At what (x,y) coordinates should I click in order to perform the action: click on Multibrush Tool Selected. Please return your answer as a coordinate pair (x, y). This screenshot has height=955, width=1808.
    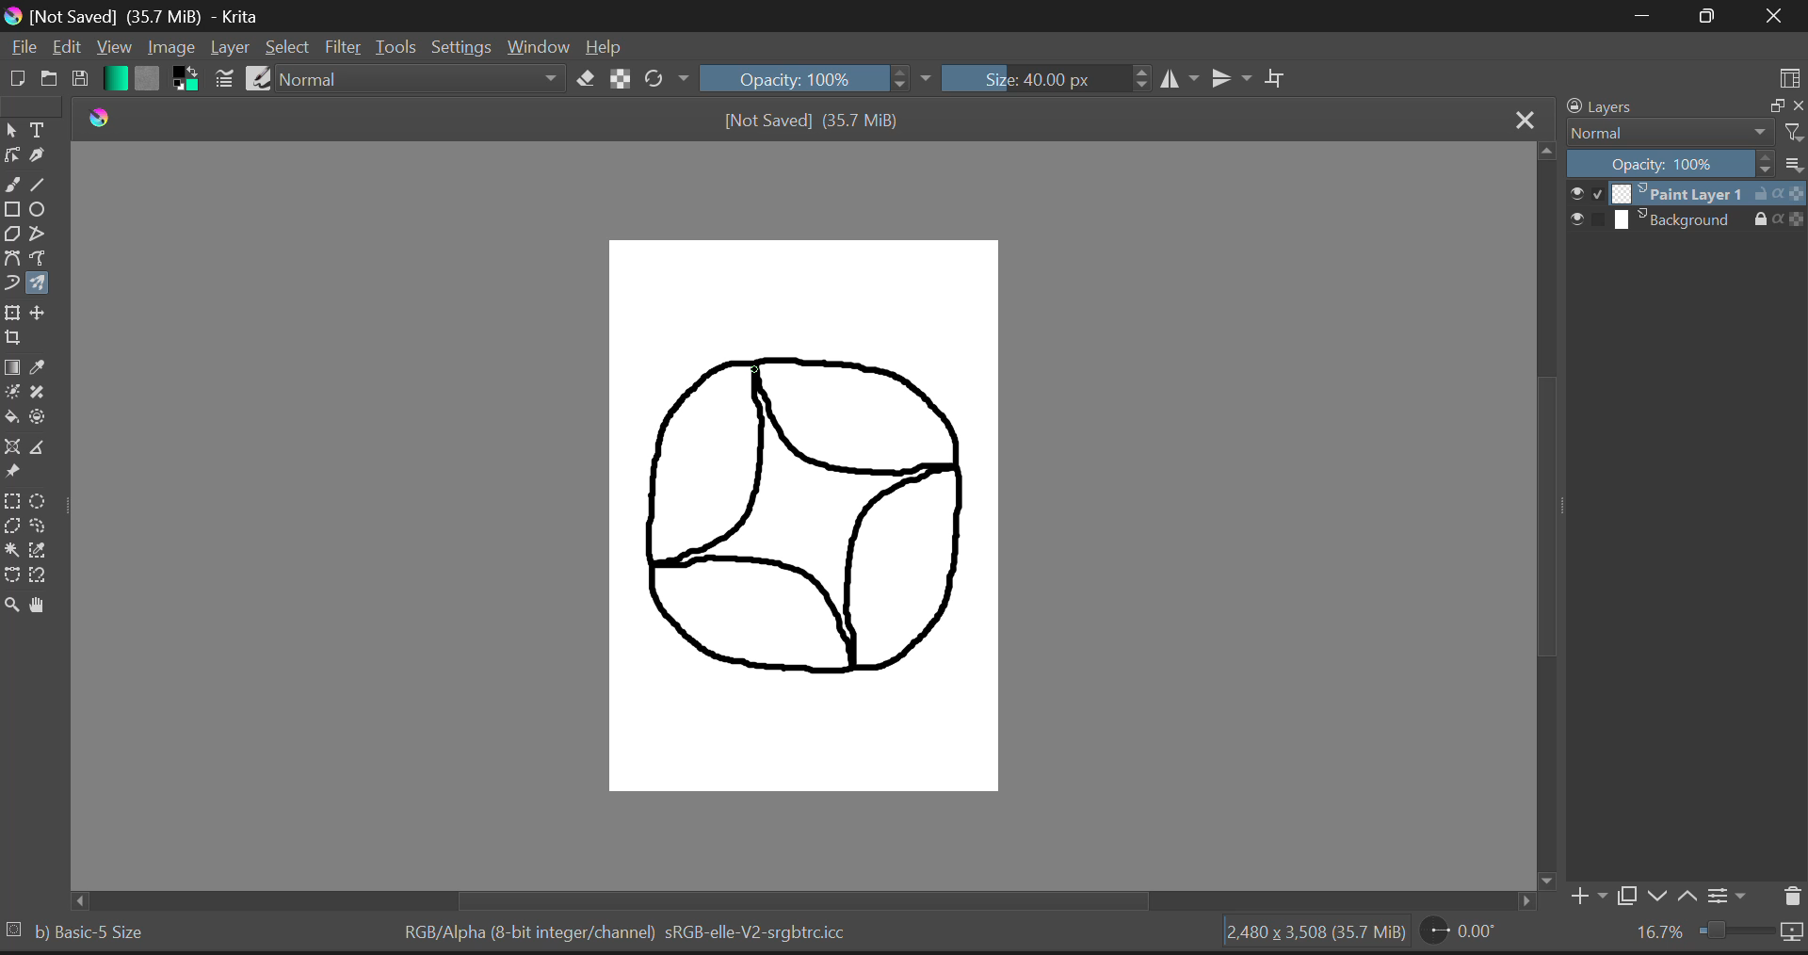
    Looking at the image, I should click on (41, 282).